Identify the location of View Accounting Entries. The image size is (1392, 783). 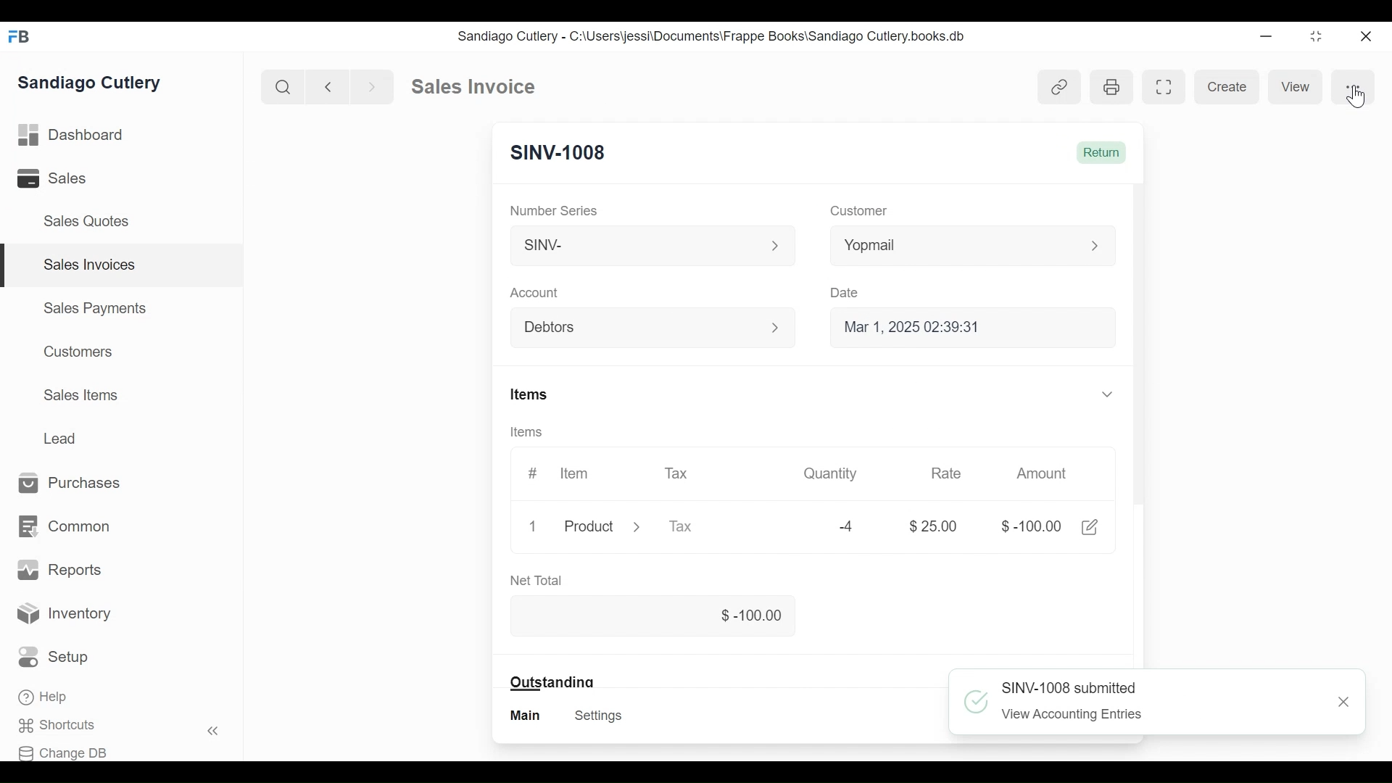
(1073, 714).